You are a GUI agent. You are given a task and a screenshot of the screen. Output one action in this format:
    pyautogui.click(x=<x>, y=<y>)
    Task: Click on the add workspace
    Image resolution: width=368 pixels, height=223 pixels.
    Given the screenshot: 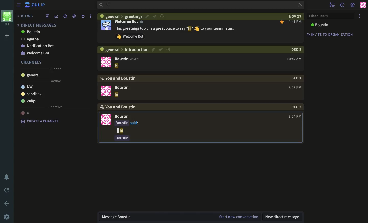 What is the action you would take?
    pyautogui.click(x=7, y=35)
    